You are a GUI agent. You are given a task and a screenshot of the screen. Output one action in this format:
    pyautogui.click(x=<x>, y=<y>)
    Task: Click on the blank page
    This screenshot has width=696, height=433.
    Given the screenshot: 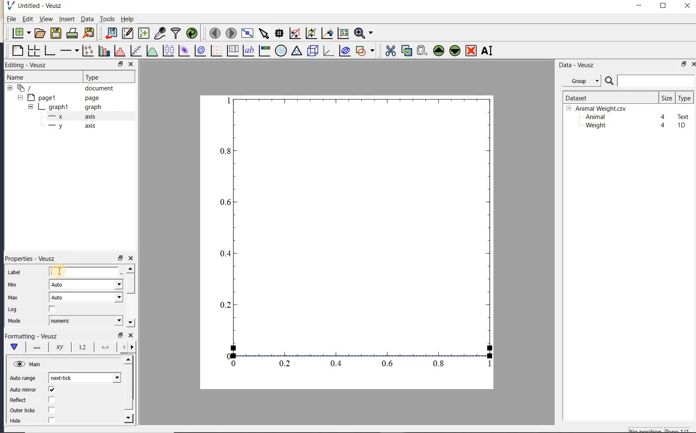 What is the action you would take?
    pyautogui.click(x=17, y=51)
    